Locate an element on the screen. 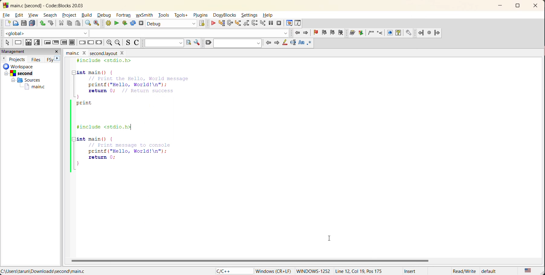 The image size is (545, 275). jump forward is located at coordinates (440, 32).